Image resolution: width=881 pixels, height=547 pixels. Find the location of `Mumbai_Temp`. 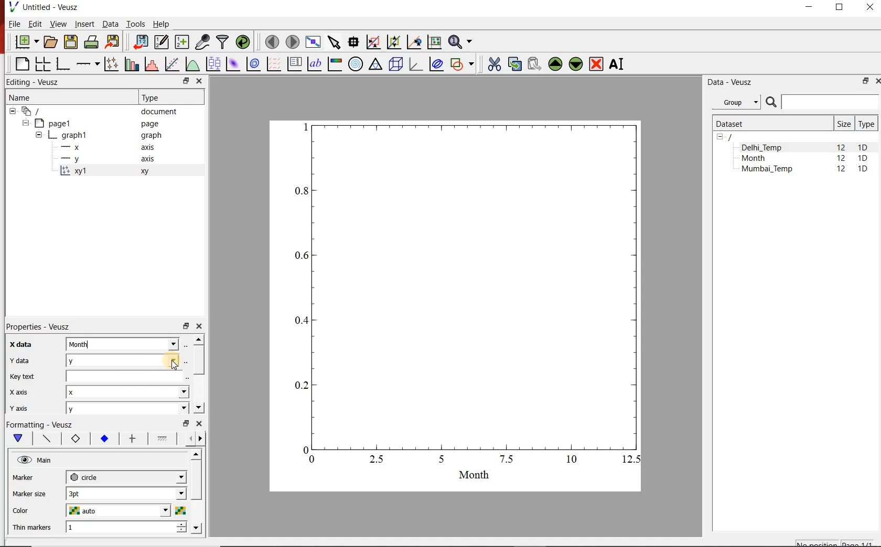

Mumbai_Temp is located at coordinates (767, 170).